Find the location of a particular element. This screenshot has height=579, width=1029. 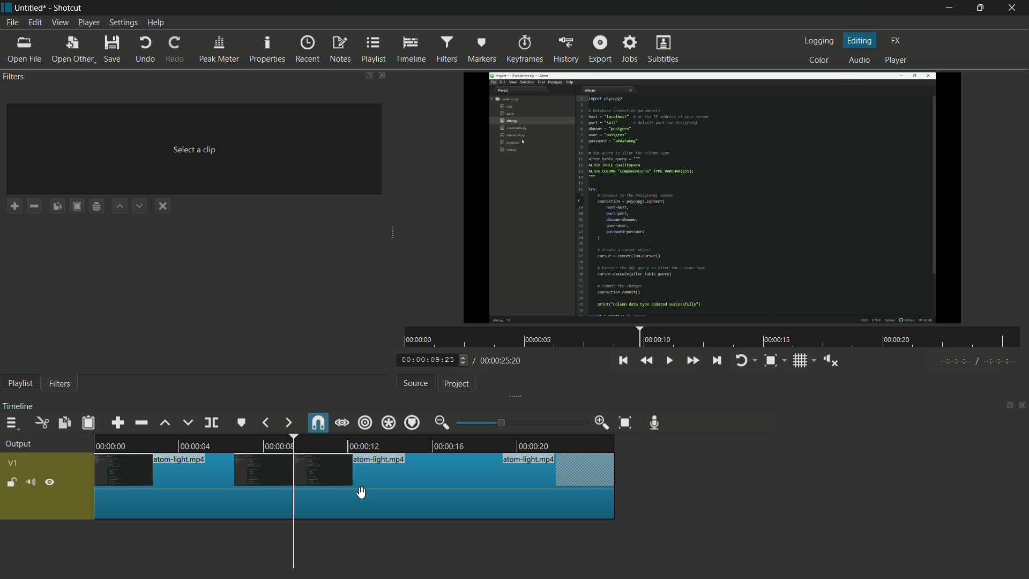

ripple all tracks is located at coordinates (388, 422).